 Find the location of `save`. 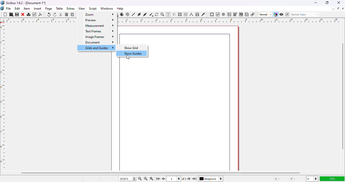

save is located at coordinates (17, 15).